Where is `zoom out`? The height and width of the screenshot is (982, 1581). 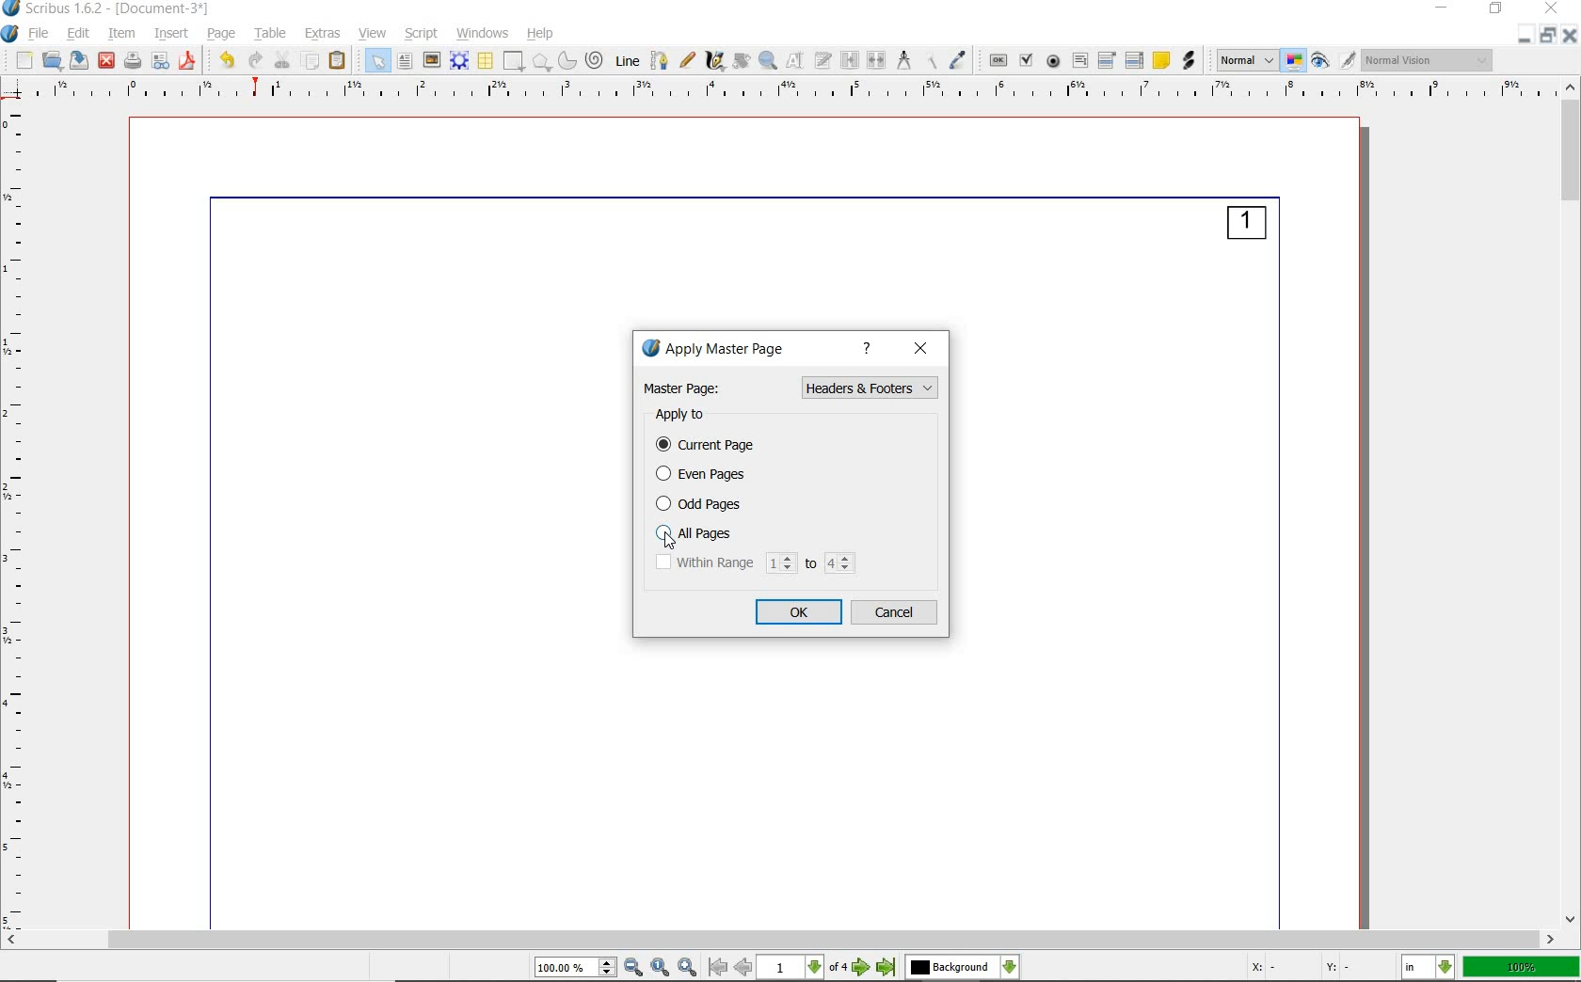 zoom out is located at coordinates (634, 968).